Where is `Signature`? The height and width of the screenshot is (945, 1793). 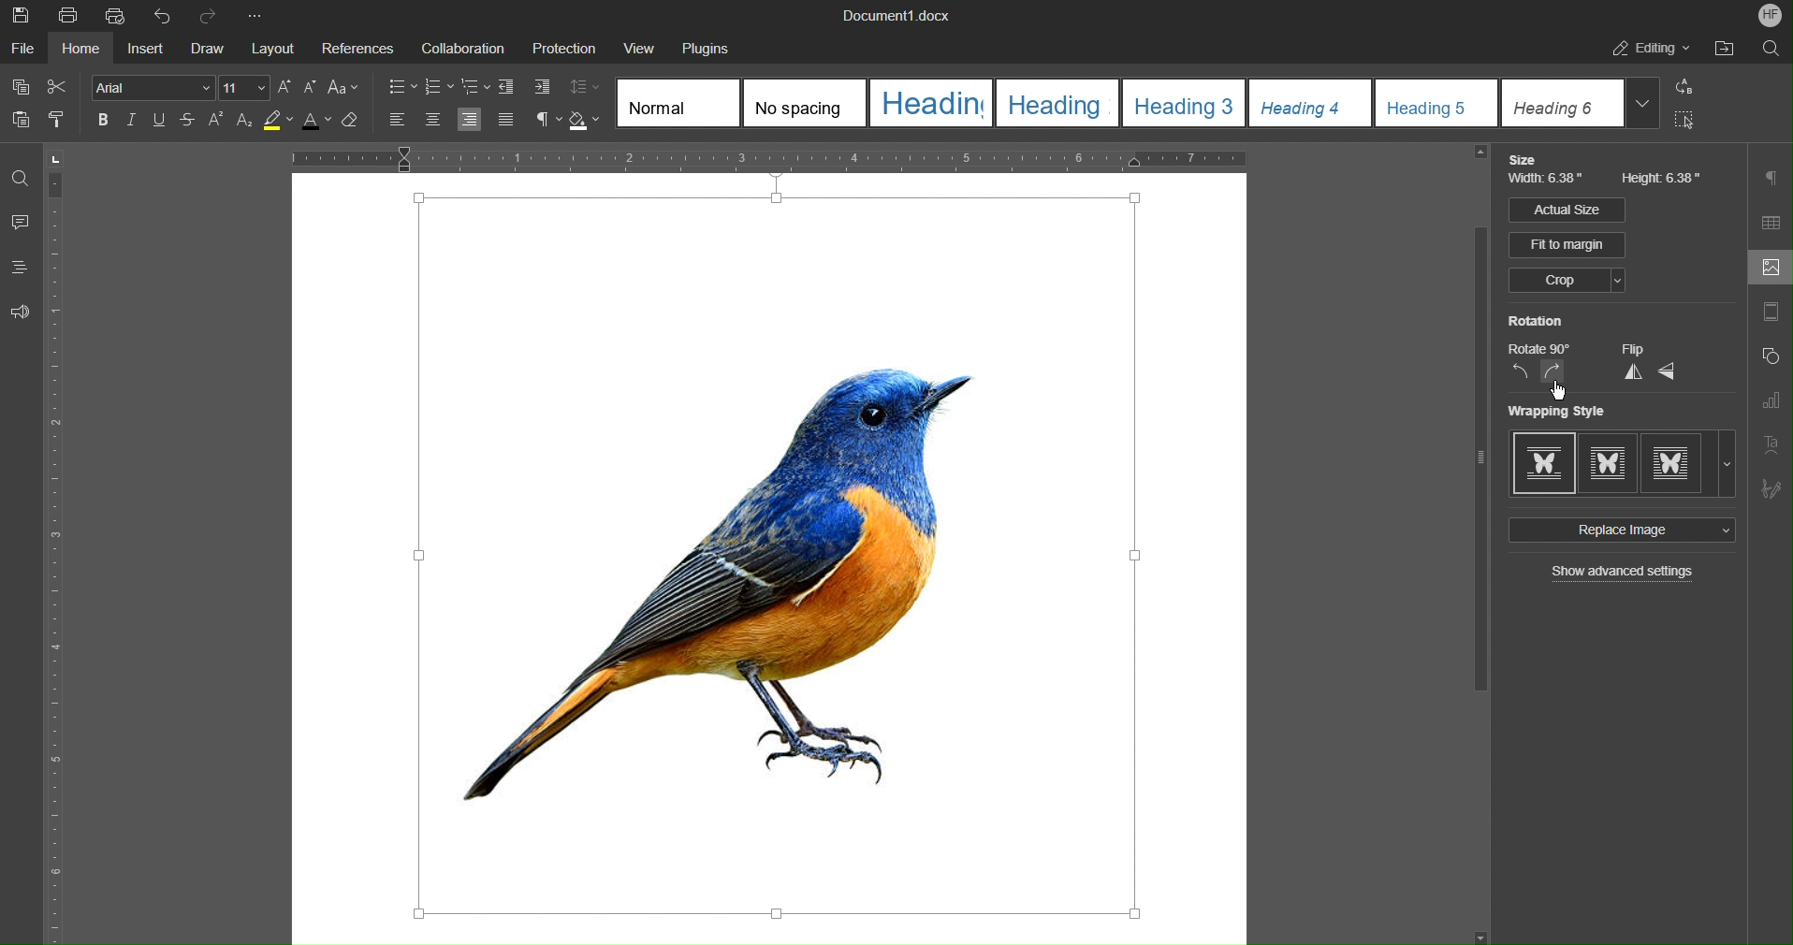 Signature is located at coordinates (1771, 488).